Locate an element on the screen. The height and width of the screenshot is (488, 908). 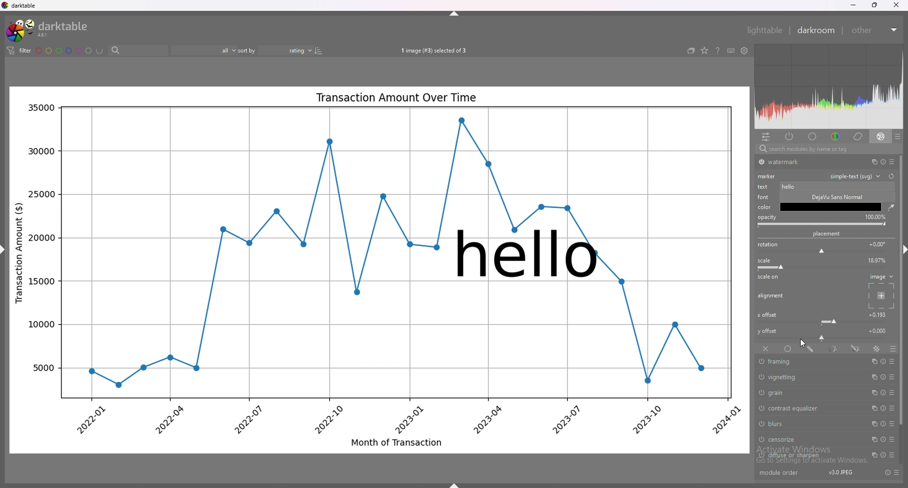
reset is located at coordinates (883, 377).